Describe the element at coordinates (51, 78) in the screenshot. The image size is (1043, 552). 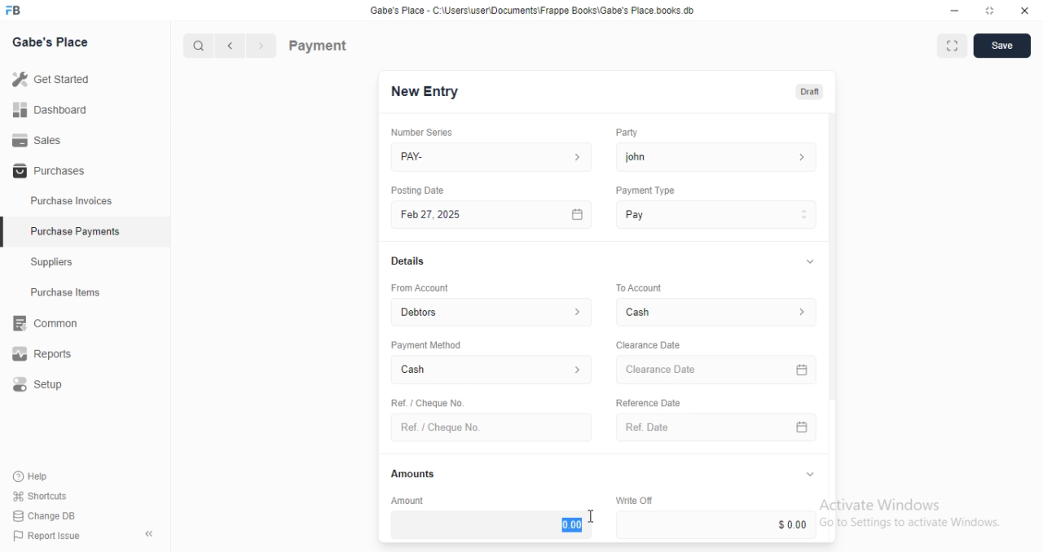
I see `Get Started` at that location.